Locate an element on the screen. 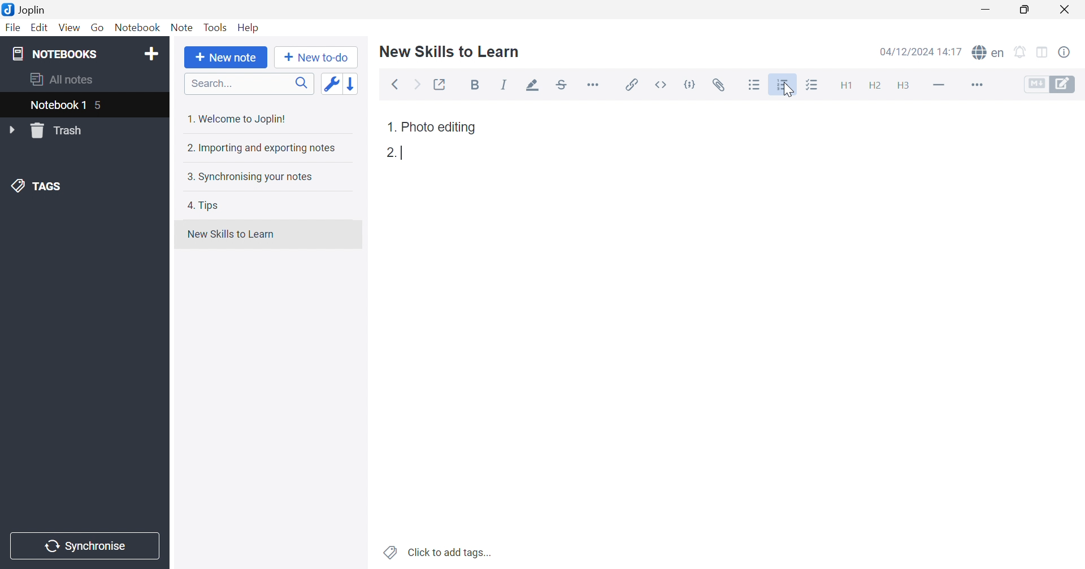  Photo editing is located at coordinates (439, 127).